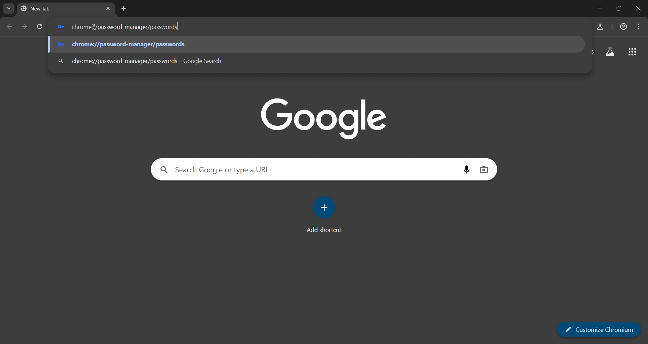 Image resolution: width=648 pixels, height=344 pixels. What do you see at coordinates (467, 170) in the screenshot?
I see `image search` at bounding box center [467, 170].